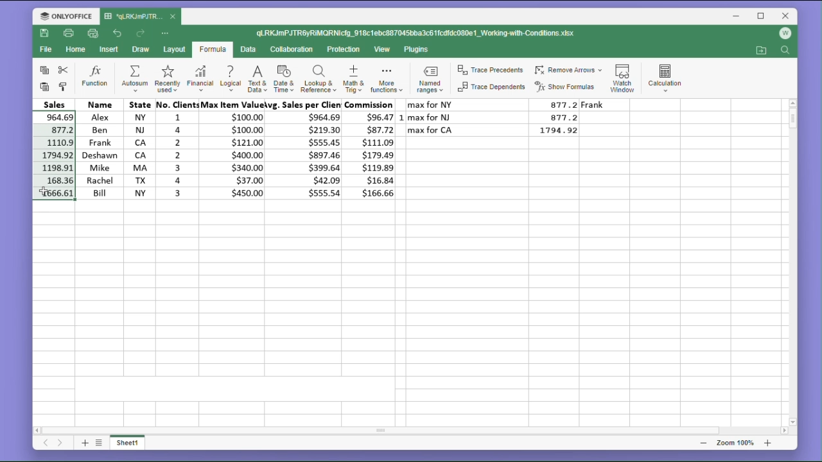 This screenshot has width=822, height=462. I want to click on zoom in, so click(767, 443).